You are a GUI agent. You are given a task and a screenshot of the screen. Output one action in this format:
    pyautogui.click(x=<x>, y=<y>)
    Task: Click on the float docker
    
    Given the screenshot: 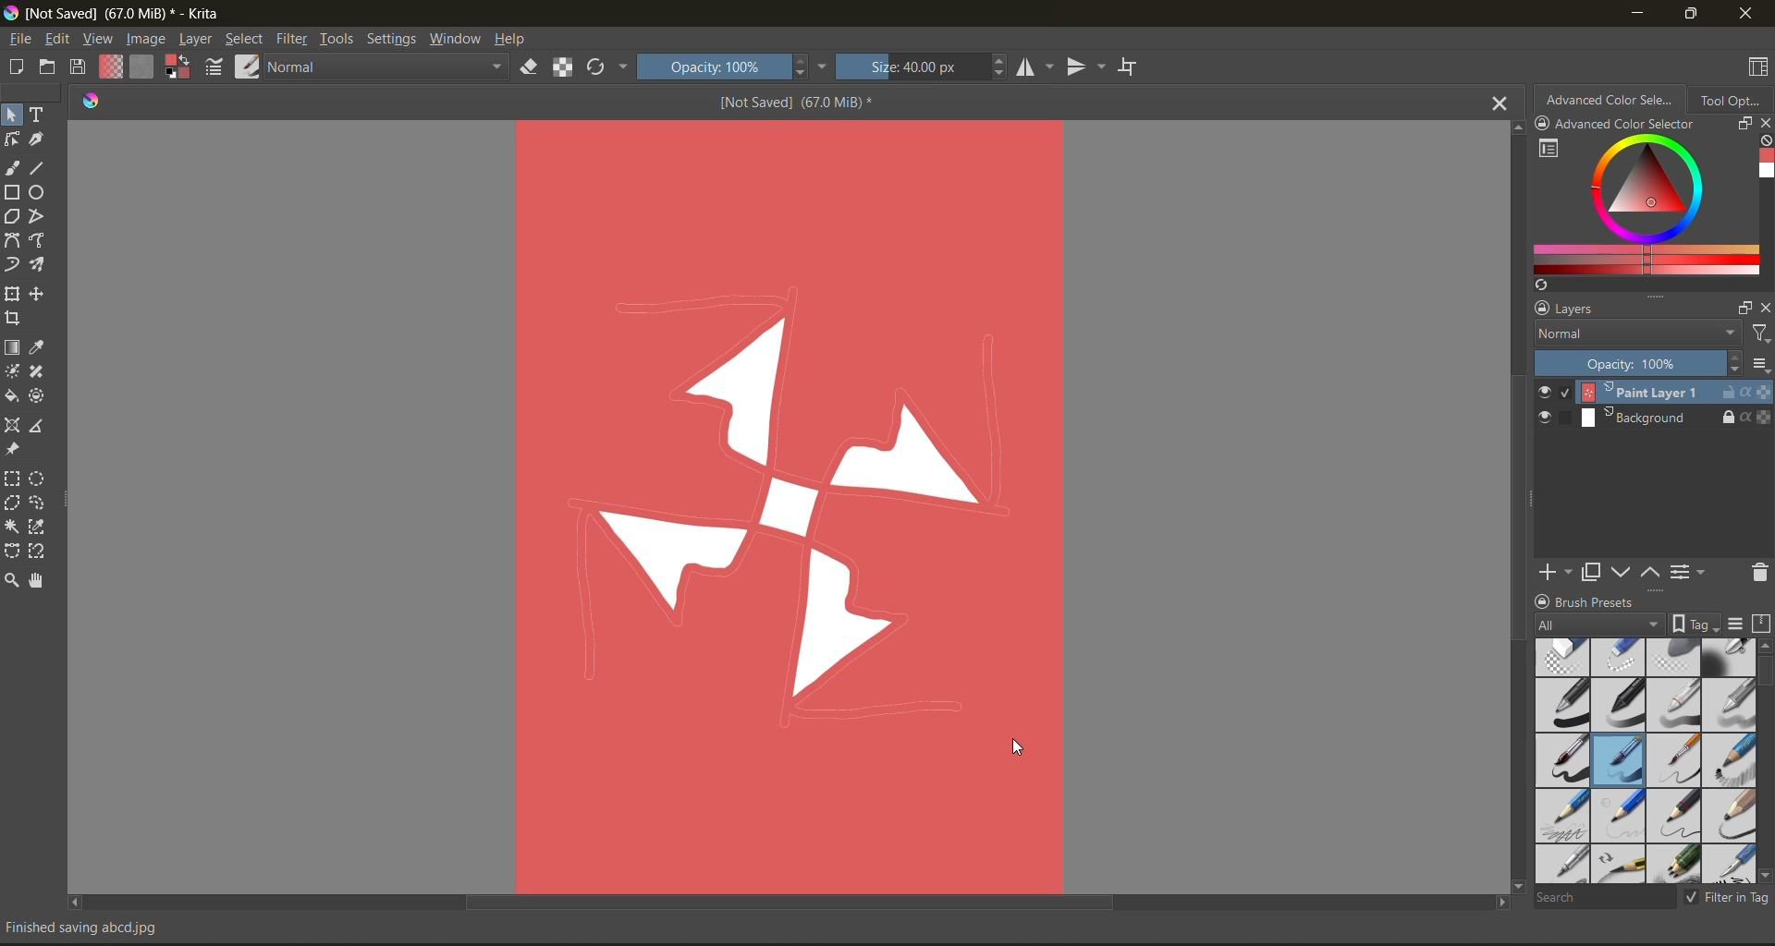 What is the action you would take?
    pyautogui.click(x=1746, y=308)
    